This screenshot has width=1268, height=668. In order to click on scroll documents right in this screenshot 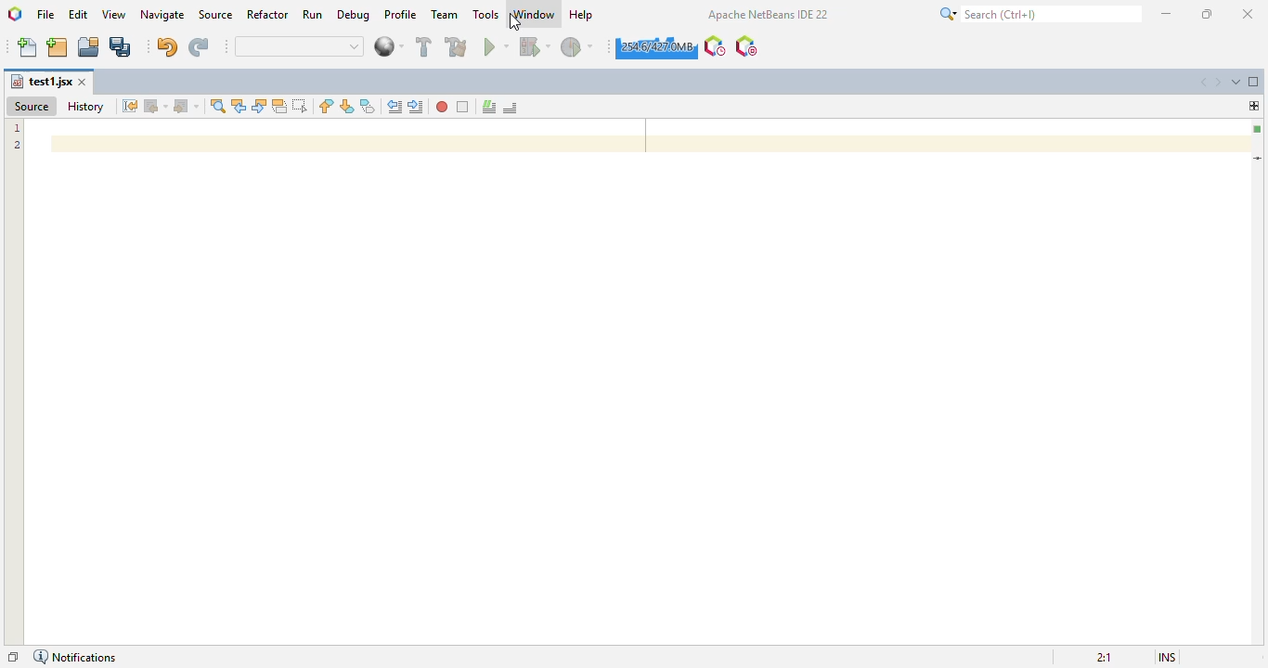, I will do `click(1221, 83)`.